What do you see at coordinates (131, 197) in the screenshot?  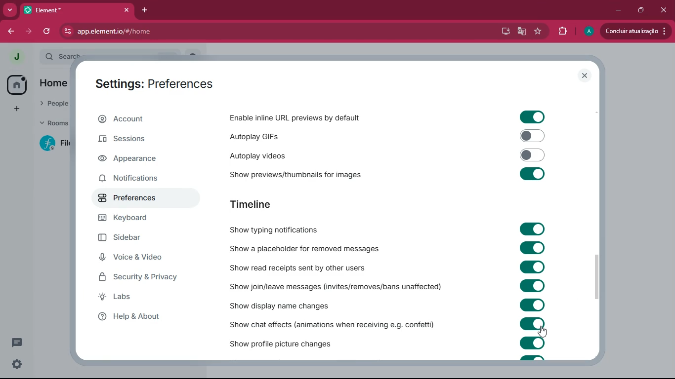 I see `preferences` at bounding box center [131, 197].